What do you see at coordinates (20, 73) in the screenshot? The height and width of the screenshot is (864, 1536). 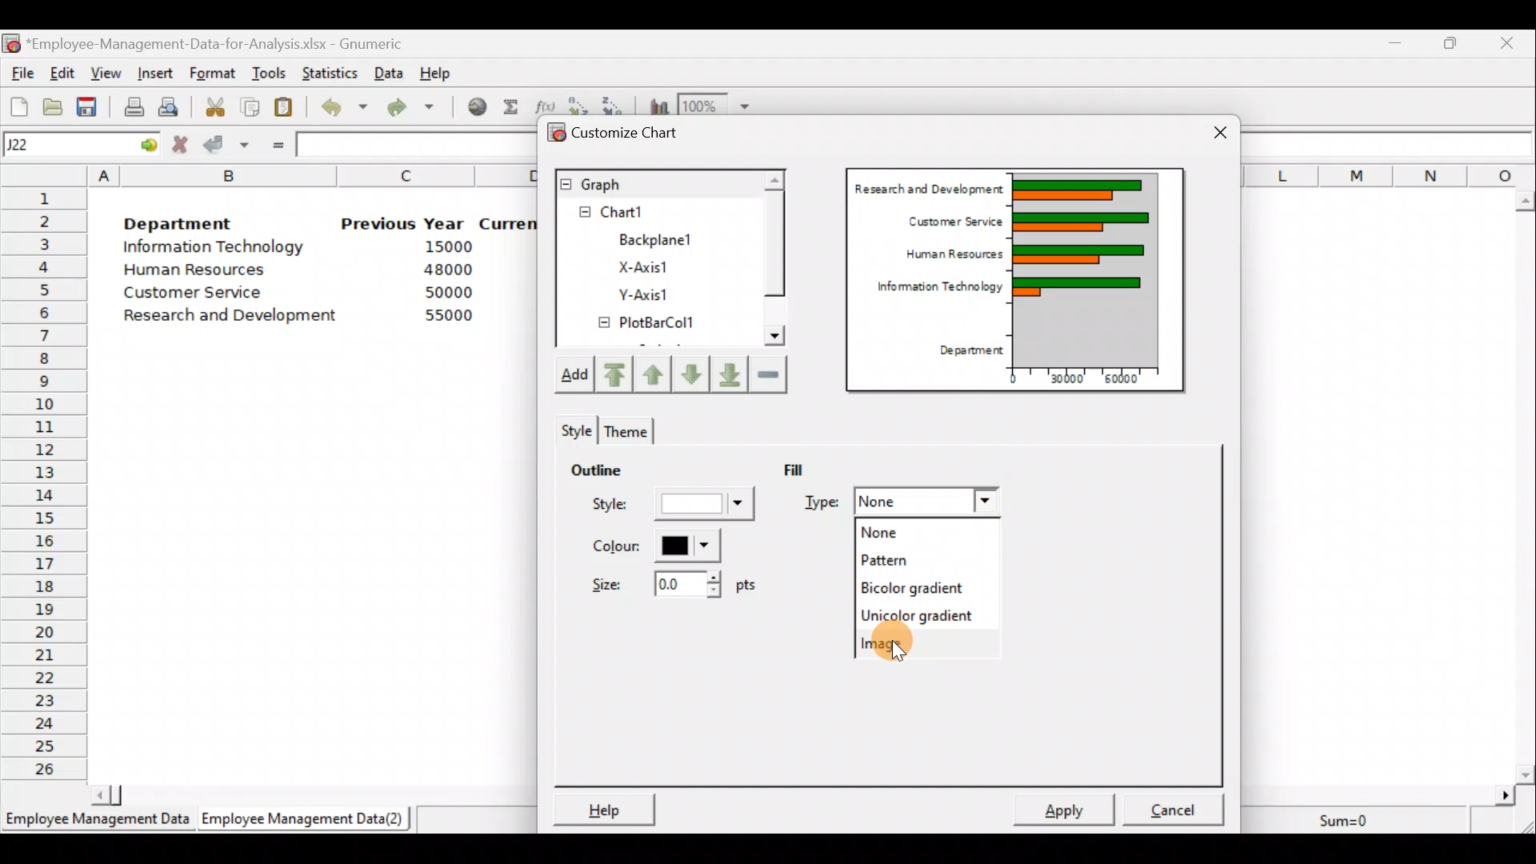 I see `File` at bounding box center [20, 73].